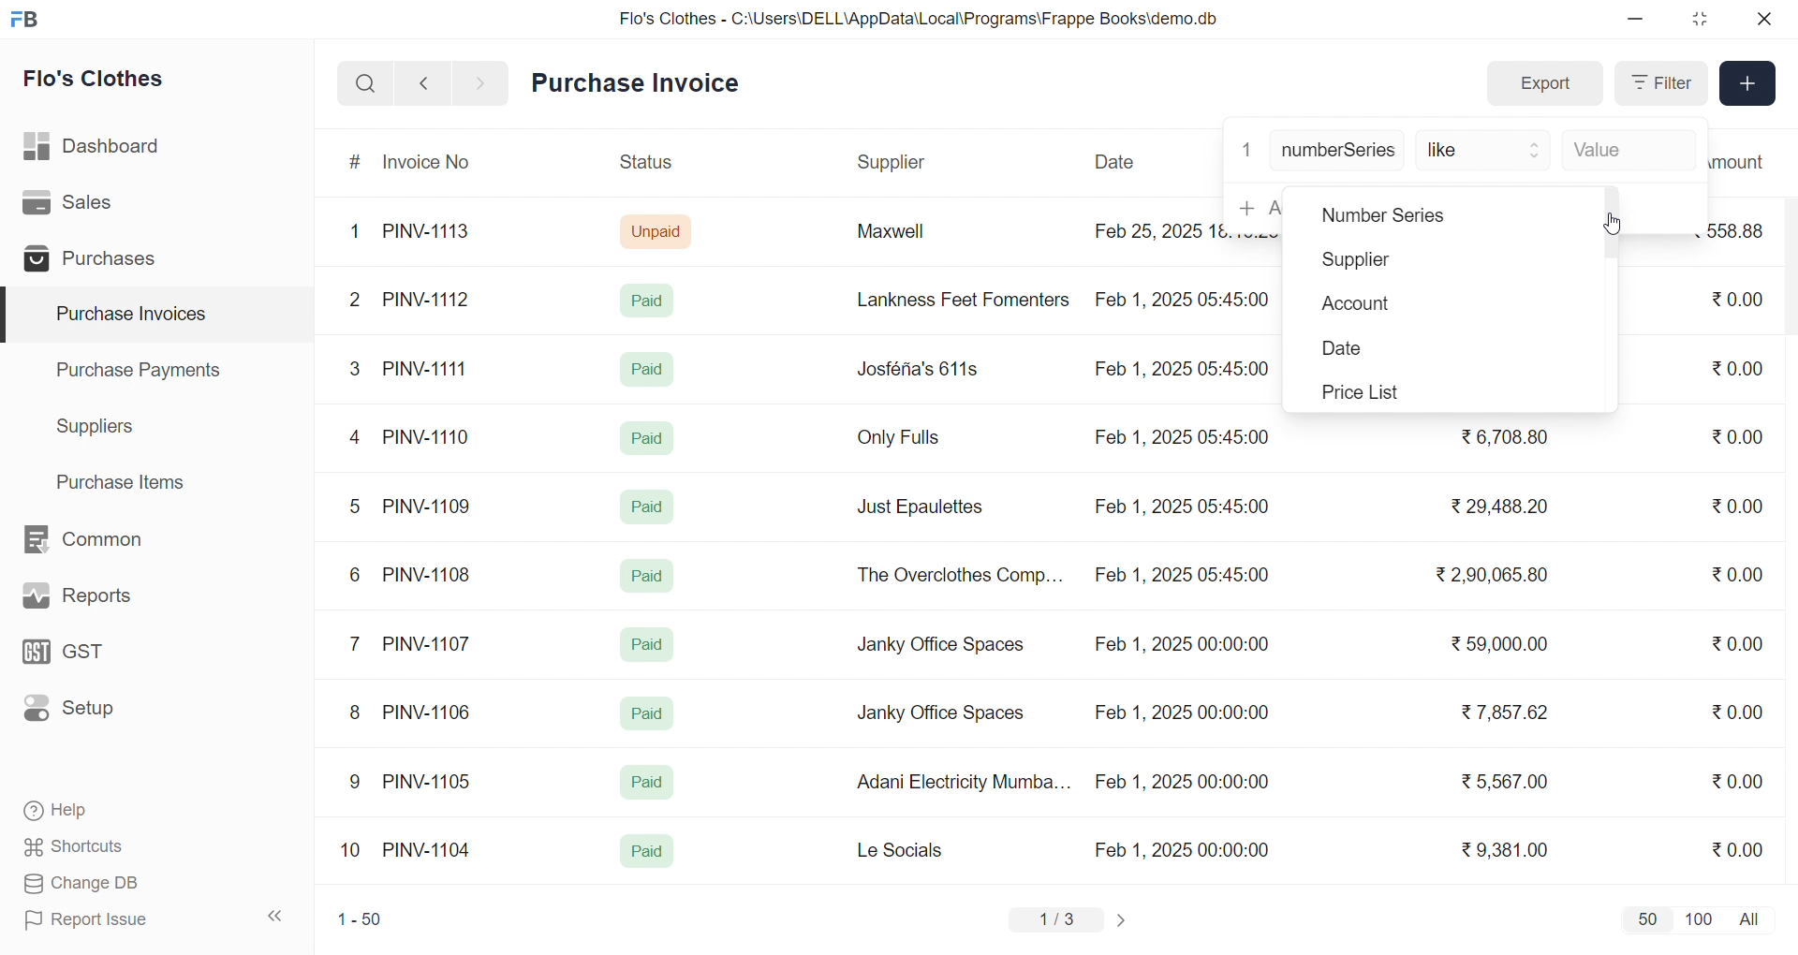 Image resolution: width=1798 pixels, height=955 pixels. What do you see at coordinates (1156, 230) in the screenshot?
I see `Feb 25, 2025 18:16:25` at bounding box center [1156, 230].